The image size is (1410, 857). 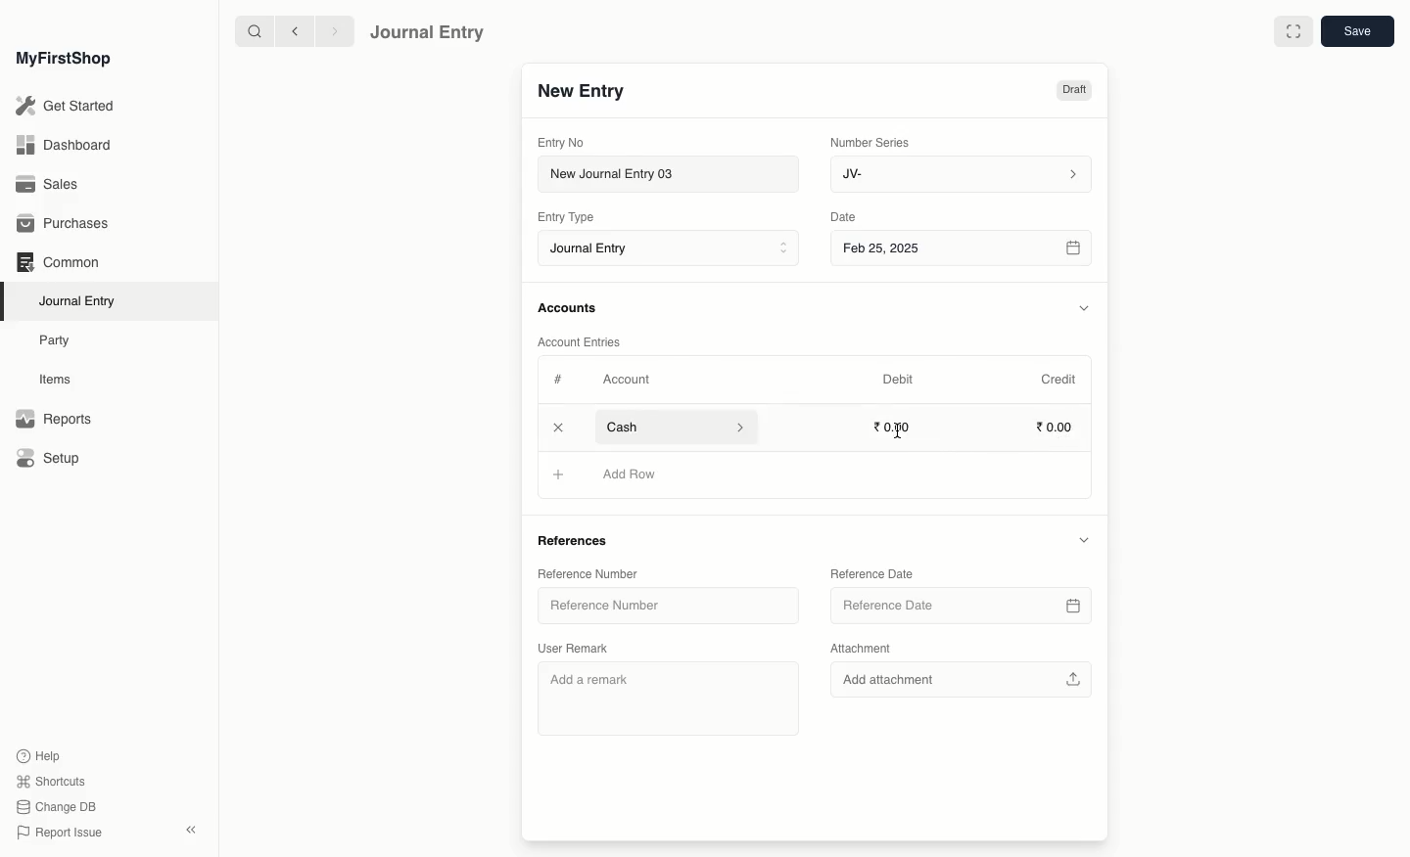 What do you see at coordinates (633, 474) in the screenshot?
I see `Add Row` at bounding box center [633, 474].